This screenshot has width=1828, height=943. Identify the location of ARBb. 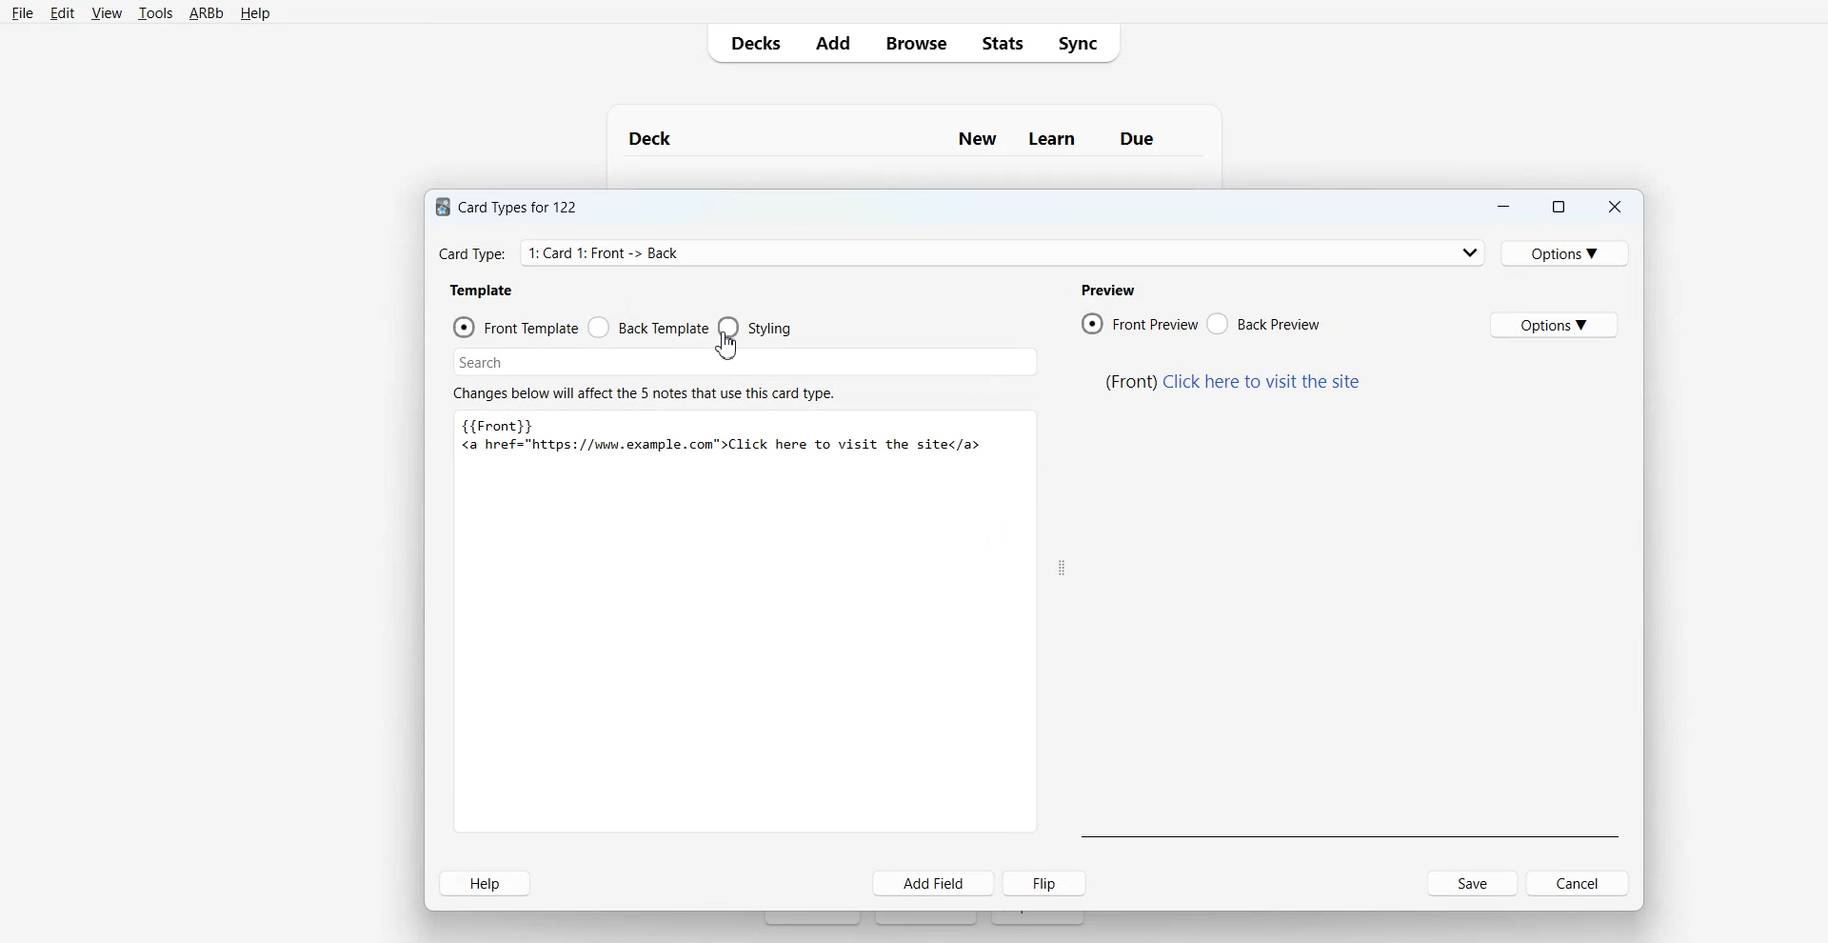
(206, 14).